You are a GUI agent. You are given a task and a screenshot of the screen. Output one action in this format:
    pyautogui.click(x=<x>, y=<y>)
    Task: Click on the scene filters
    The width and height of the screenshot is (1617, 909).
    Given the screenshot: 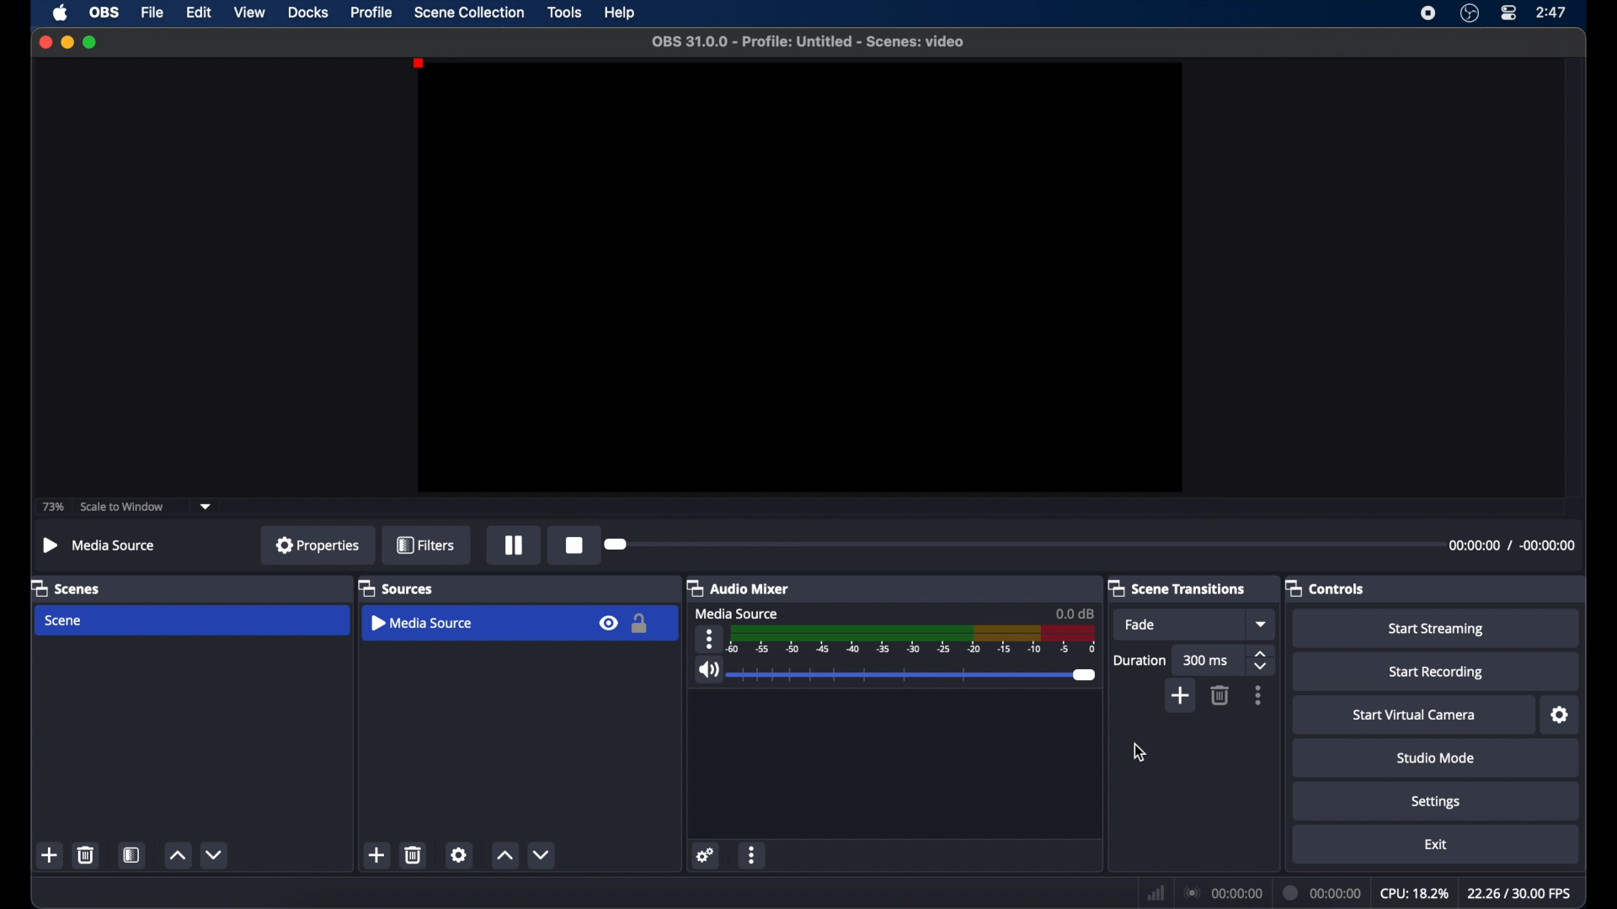 What is the action you would take?
    pyautogui.click(x=132, y=855)
    